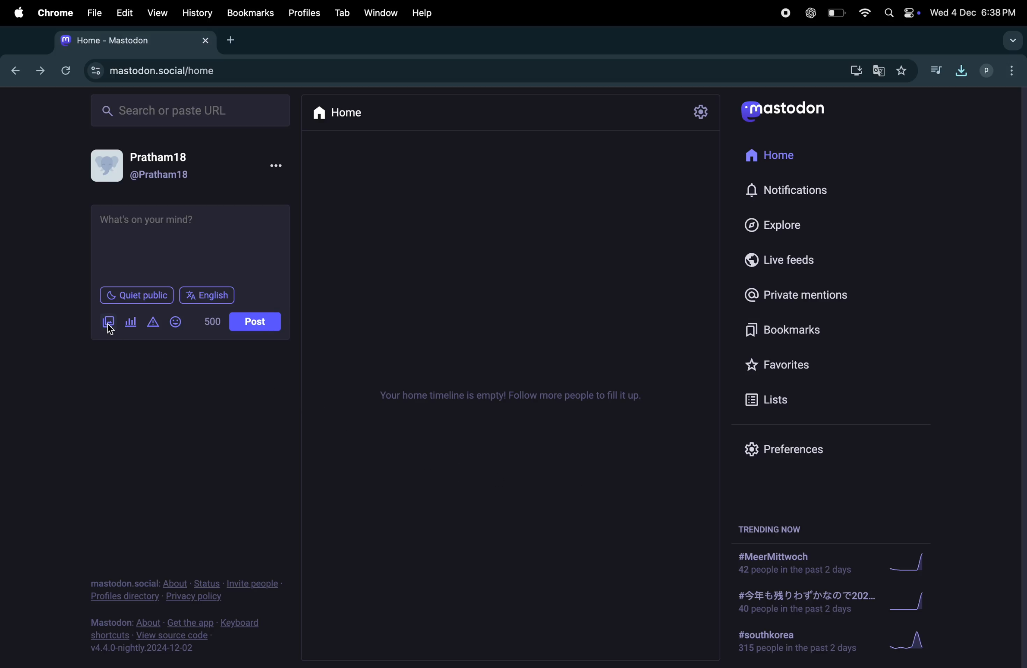 The image size is (1027, 668). Describe the element at coordinates (66, 70) in the screenshot. I see `refresh` at that location.